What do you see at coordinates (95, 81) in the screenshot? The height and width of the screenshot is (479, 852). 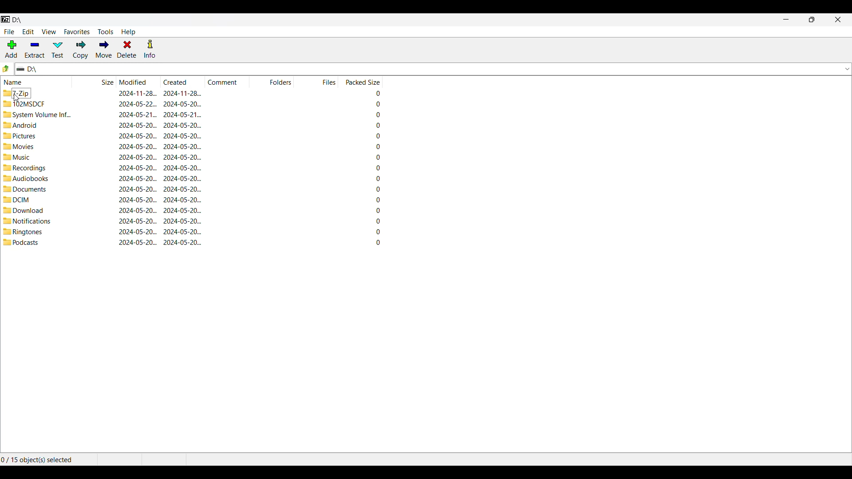 I see `Size column` at bounding box center [95, 81].